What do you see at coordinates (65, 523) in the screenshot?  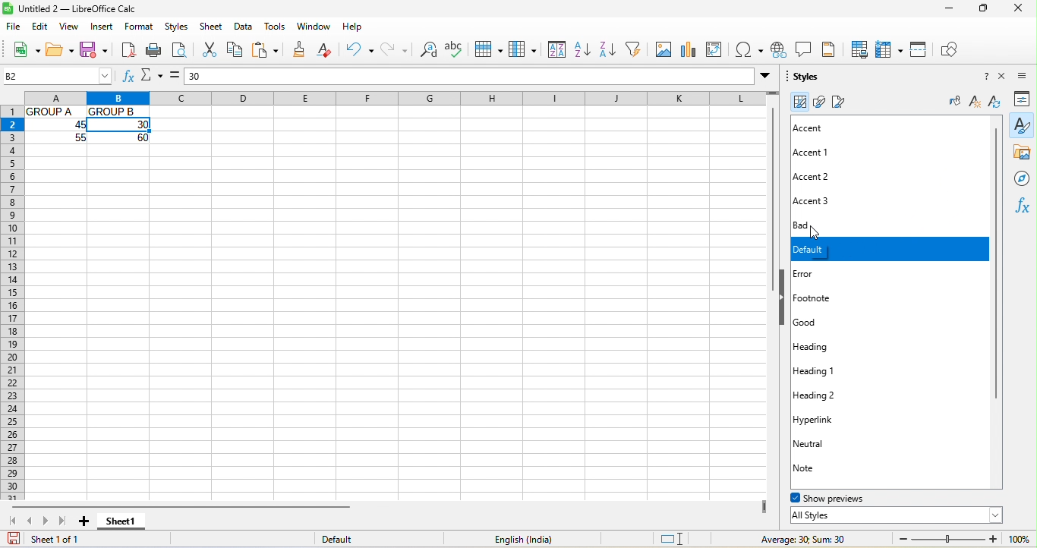 I see `last sheet` at bounding box center [65, 523].